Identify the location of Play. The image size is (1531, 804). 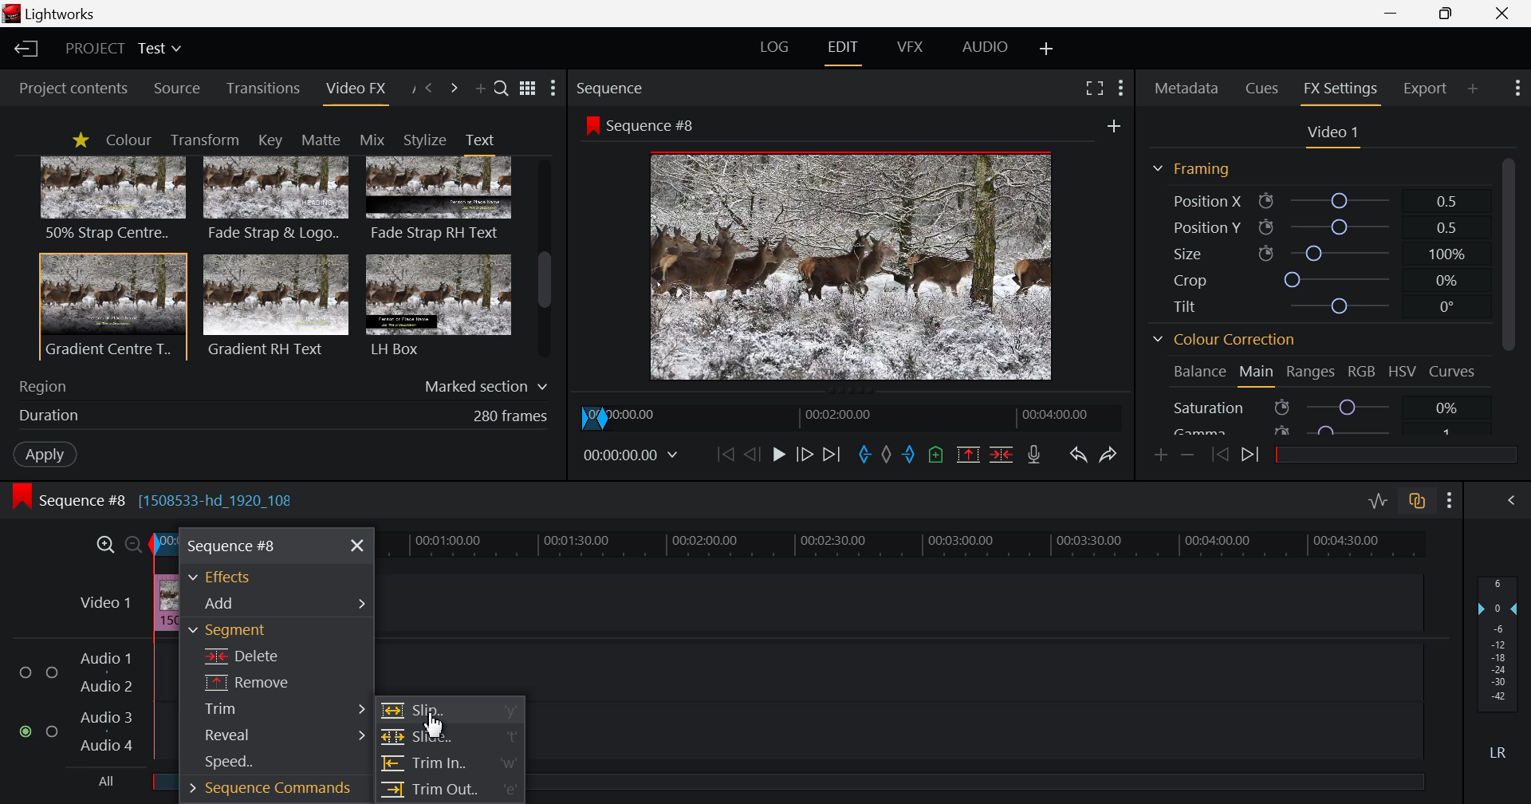
(778, 455).